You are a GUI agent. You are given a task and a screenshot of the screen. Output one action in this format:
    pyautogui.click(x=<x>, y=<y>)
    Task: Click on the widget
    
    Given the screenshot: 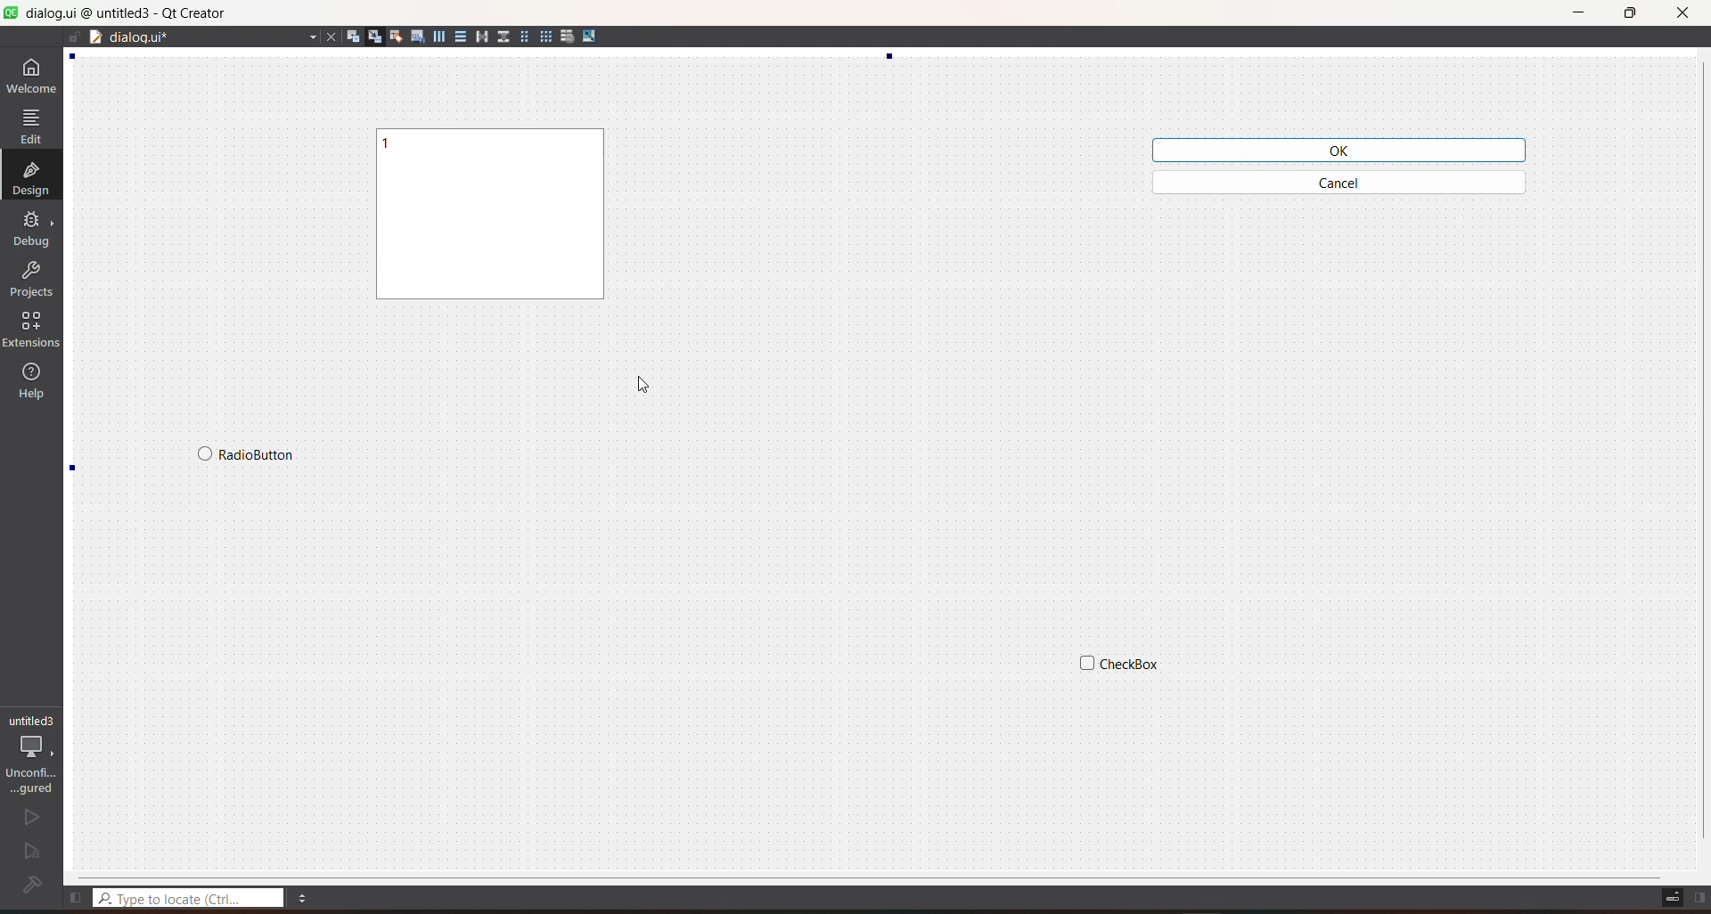 What is the action you would take?
    pyautogui.click(x=488, y=216)
    